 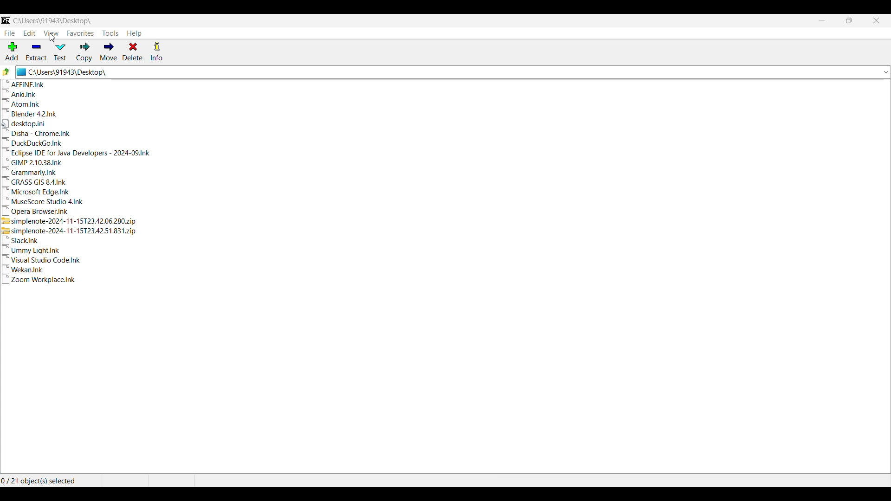 I want to click on Minimize, so click(x=822, y=20).